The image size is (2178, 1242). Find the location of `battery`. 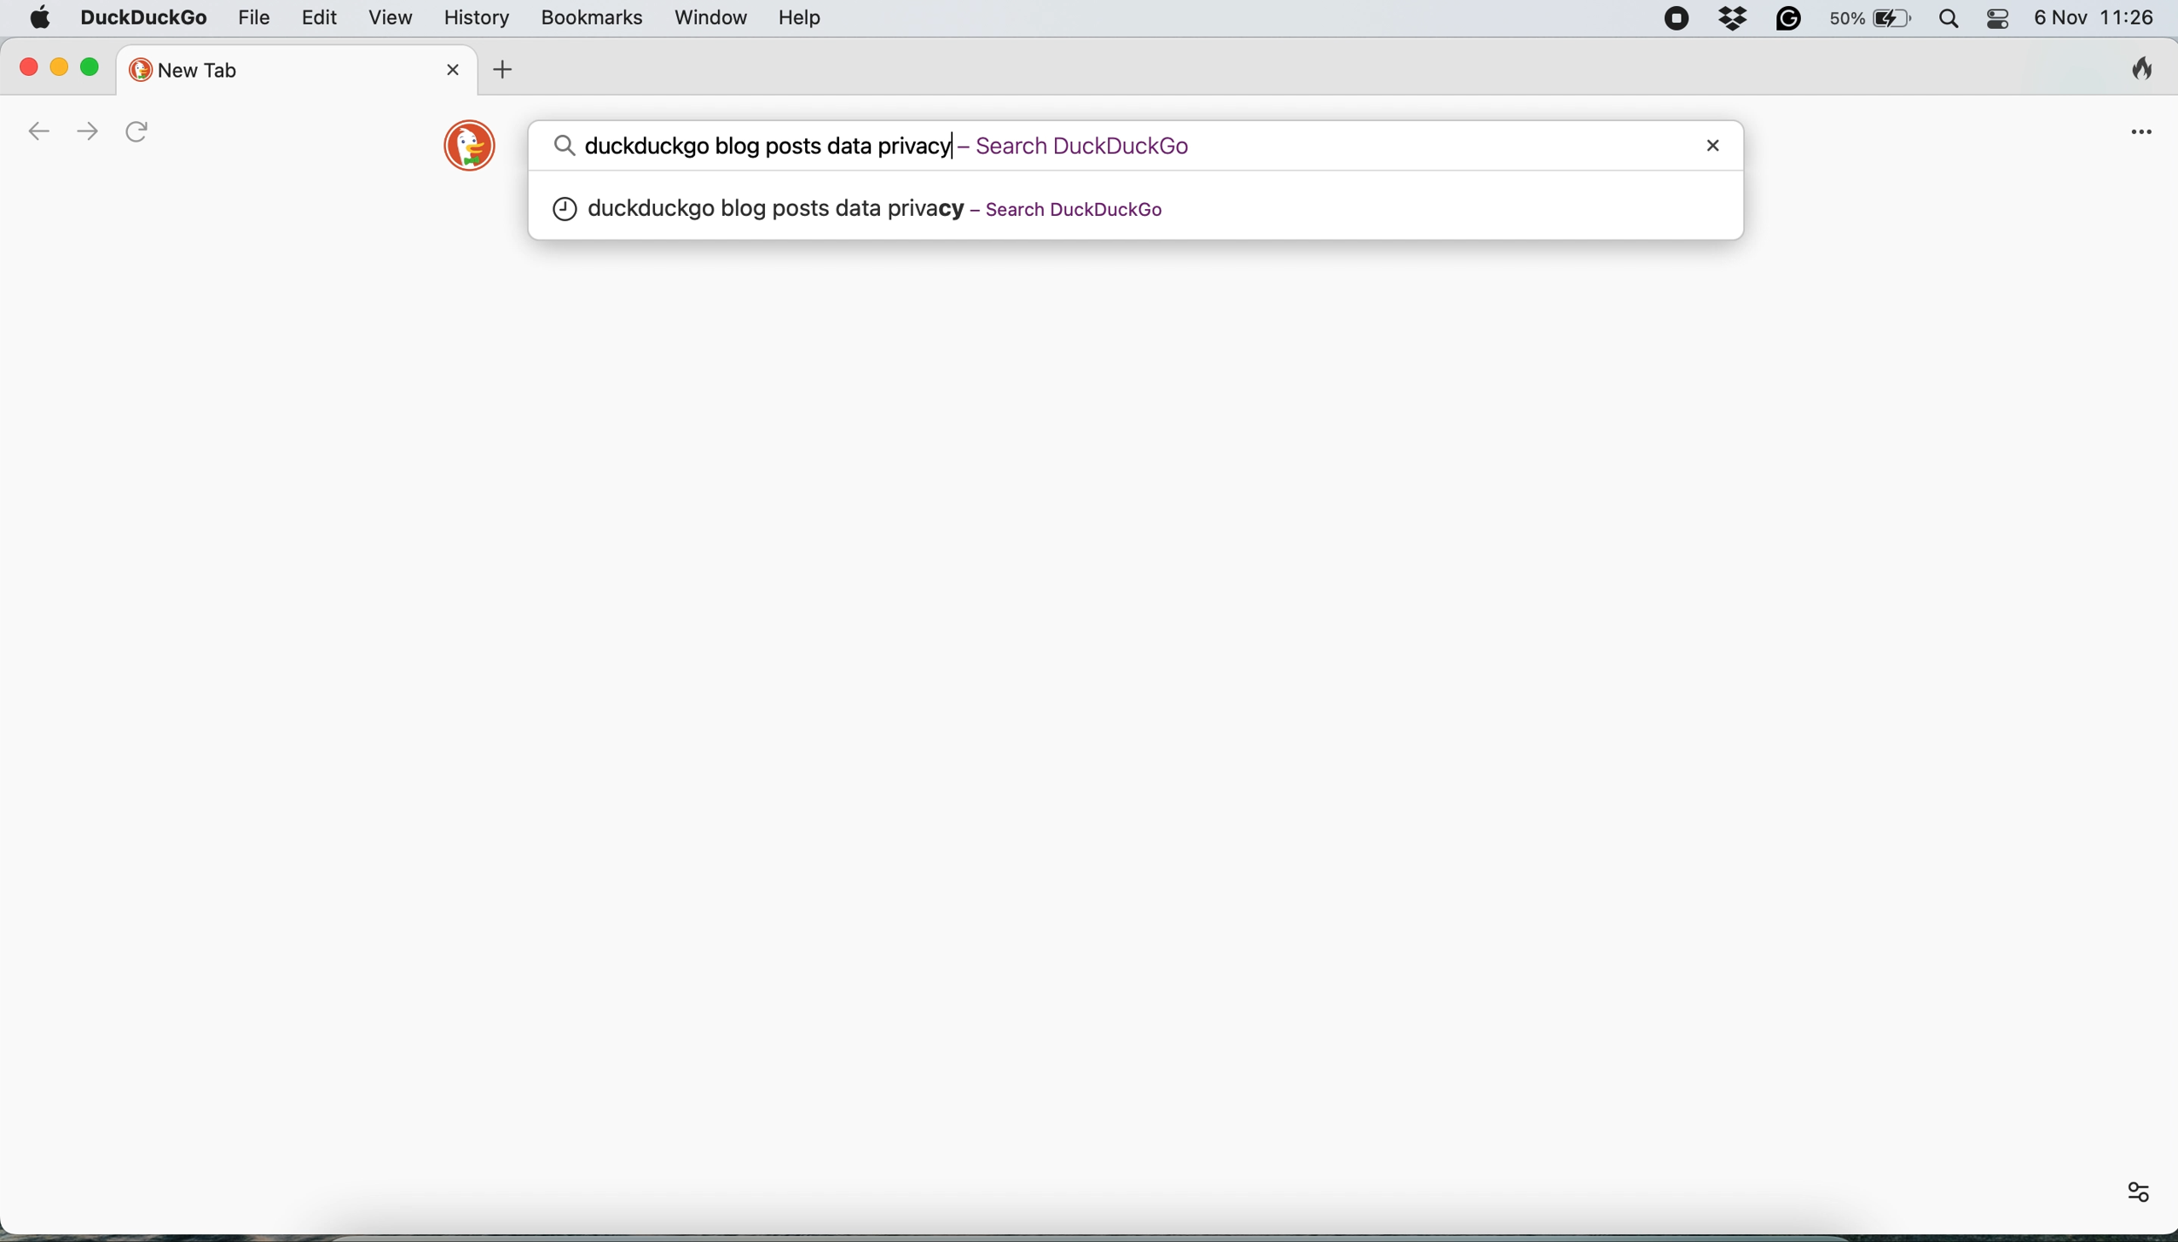

battery is located at coordinates (1868, 20).